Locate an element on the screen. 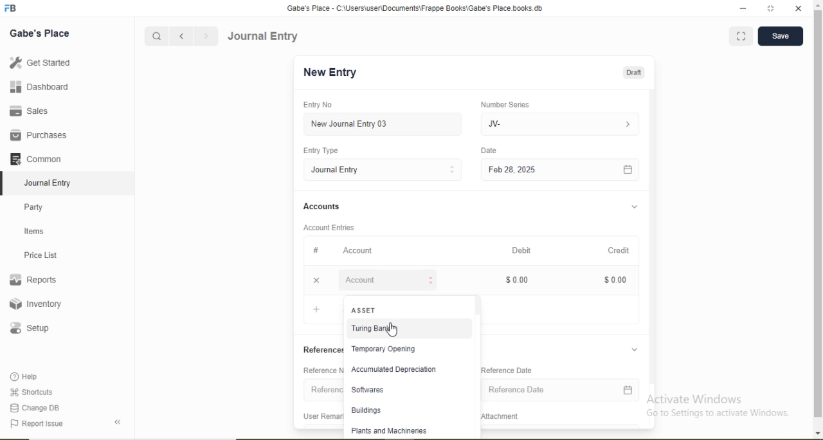  Remove is located at coordinates (316, 280).